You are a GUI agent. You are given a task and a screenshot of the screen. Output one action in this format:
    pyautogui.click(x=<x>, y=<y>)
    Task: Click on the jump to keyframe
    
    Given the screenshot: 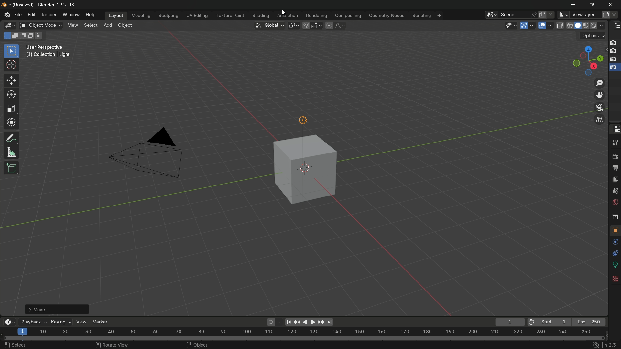 What is the action you would take?
    pyautogui.click(x=298, y=322)
    